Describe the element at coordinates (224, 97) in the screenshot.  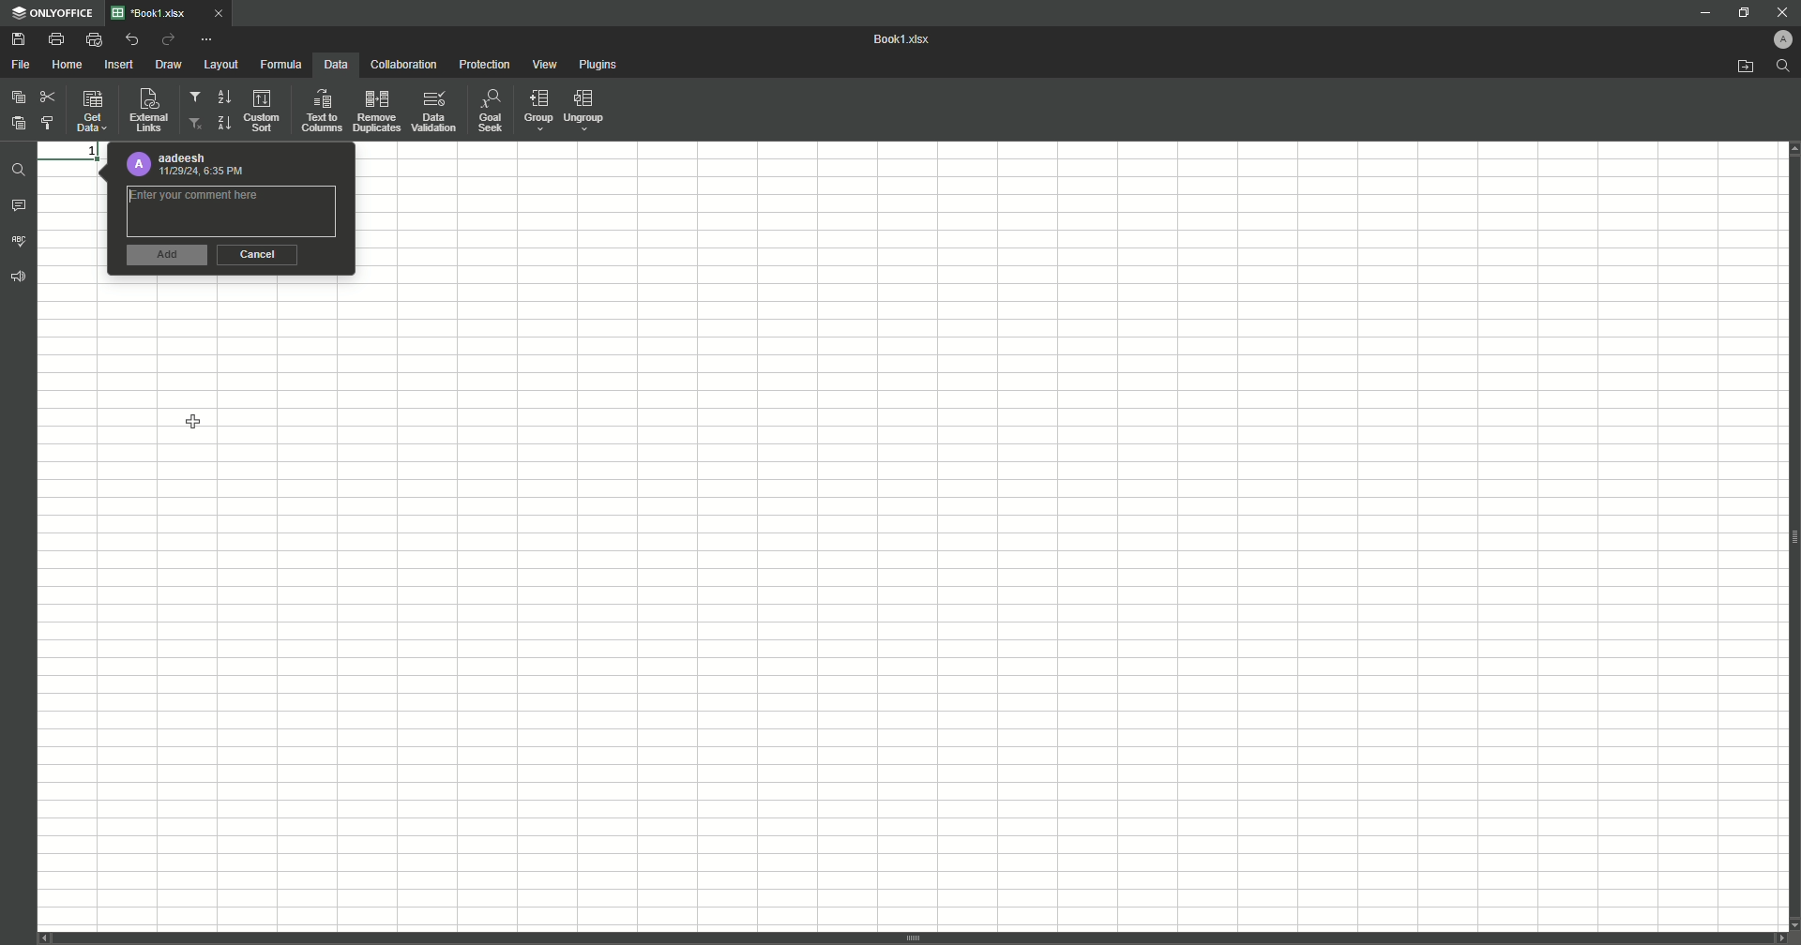
I see `Sort Down` at that location.